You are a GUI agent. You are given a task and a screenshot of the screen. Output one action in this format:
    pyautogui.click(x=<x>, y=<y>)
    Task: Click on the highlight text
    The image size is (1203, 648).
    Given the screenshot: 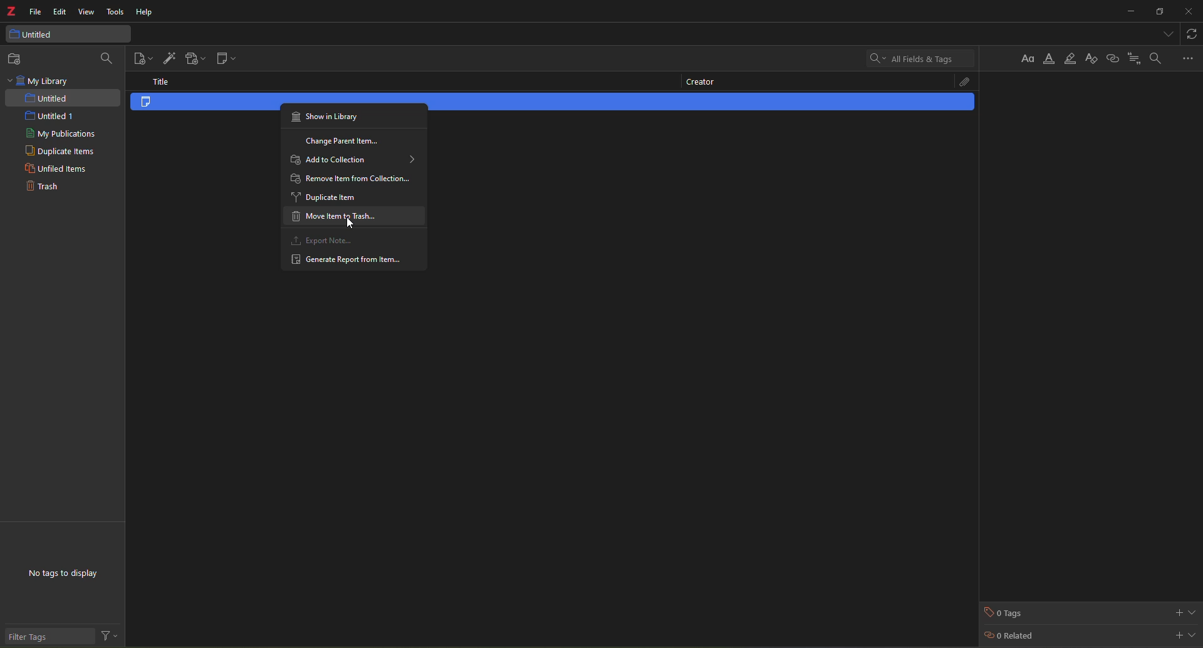 What is the action you would take?
    pyautogui.click(x=1070, y=60)
    